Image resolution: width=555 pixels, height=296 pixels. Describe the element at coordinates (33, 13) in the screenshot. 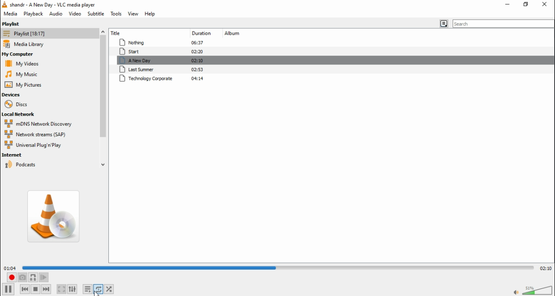

I see `playback` at that location.